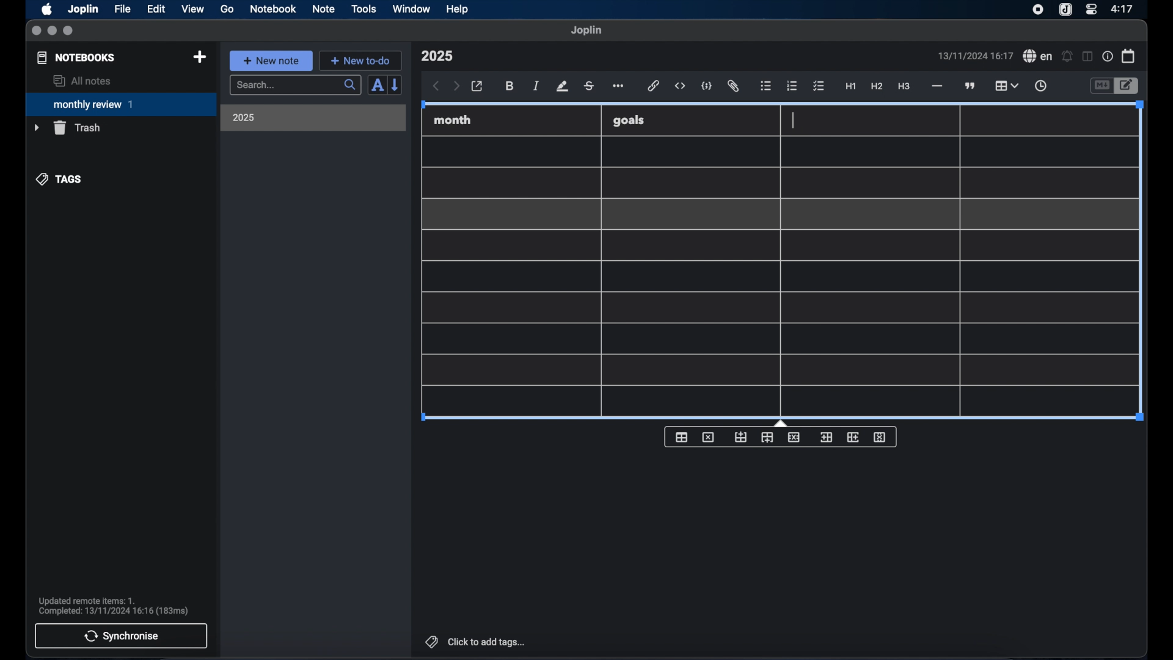  What do you see at coordinates (477, 642) in the screenshot?
I see `click to add tags` at bounding box center [477, 642].